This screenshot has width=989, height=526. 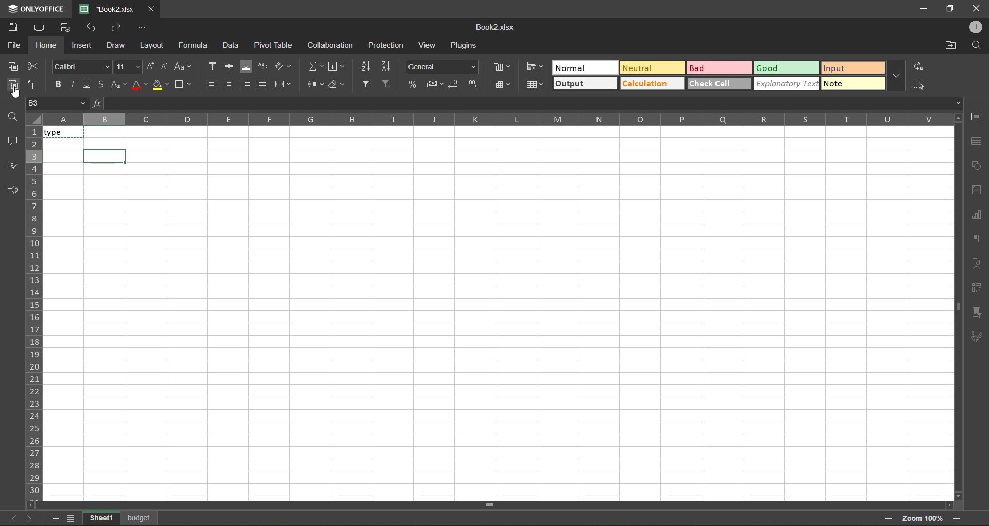 What do you see at coordinates (976, 46) in the screenshot?
I see `find` at bounding box center [976, 46].